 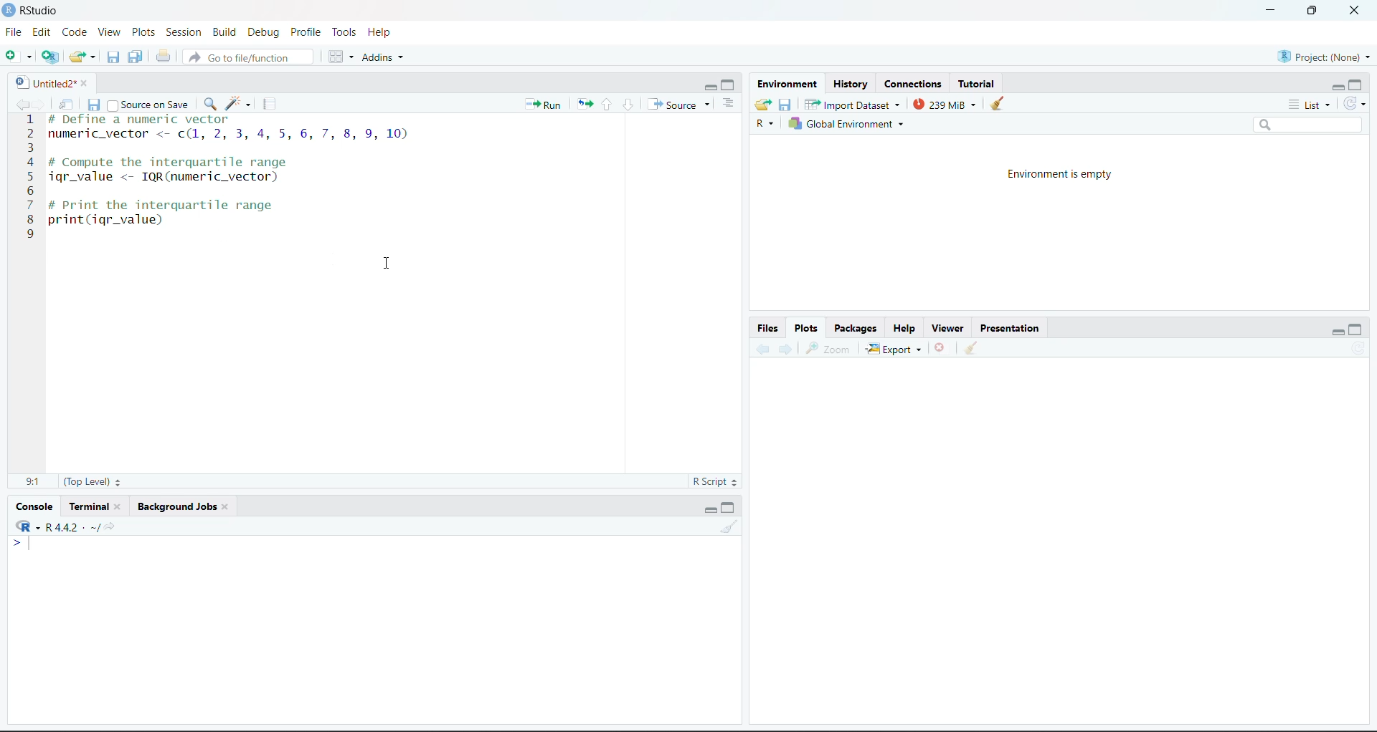 I want to click on Maximize, so click(x=730, y=506).